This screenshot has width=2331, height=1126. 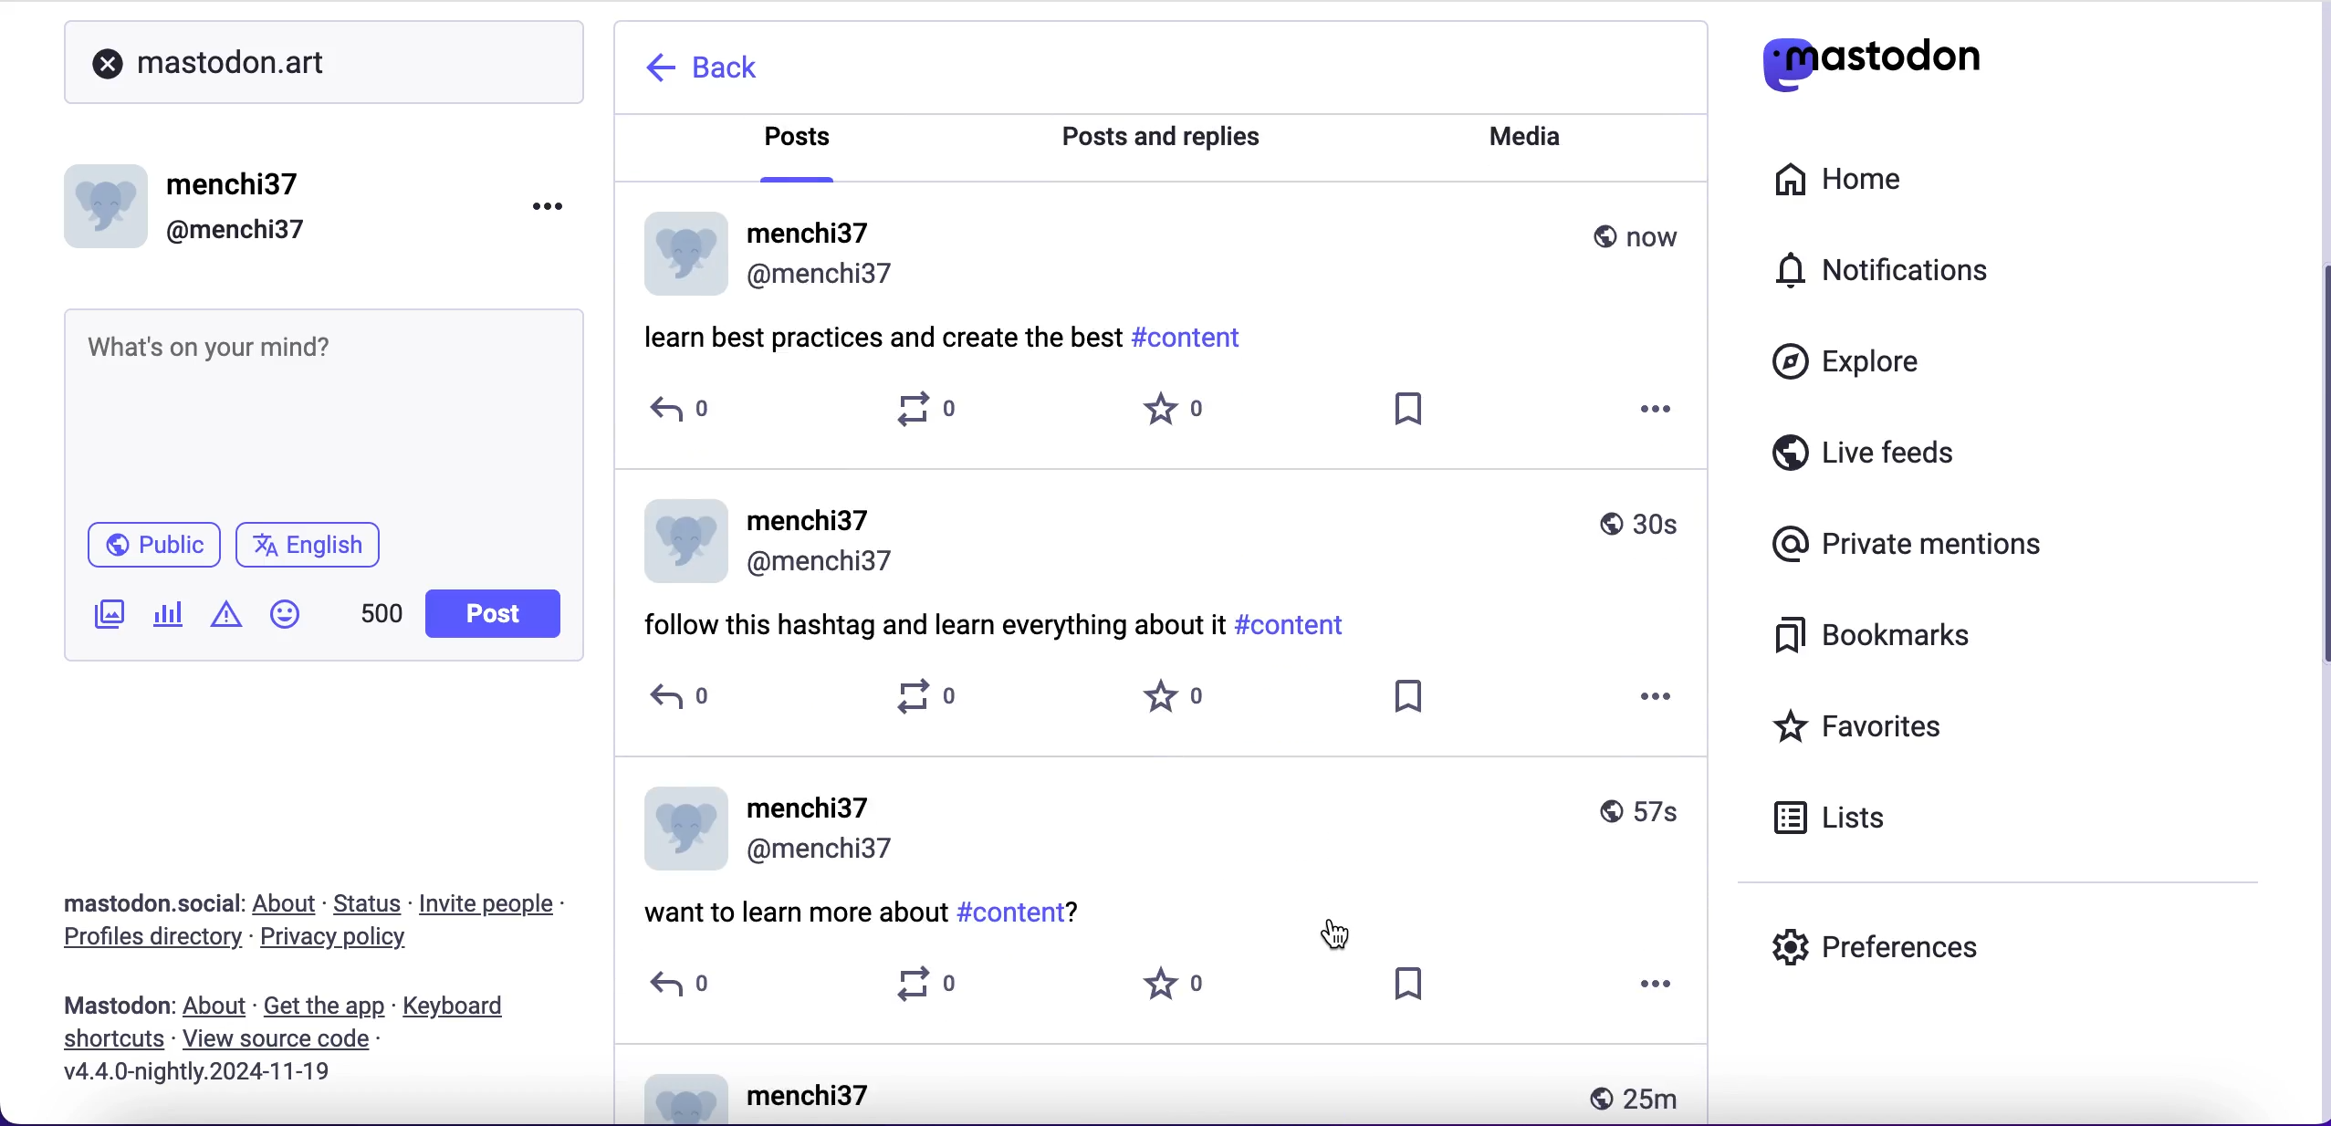 What do you see at coordinates (554, 204) in the screenshot?
I see `options` at bounding box center [554, 204].